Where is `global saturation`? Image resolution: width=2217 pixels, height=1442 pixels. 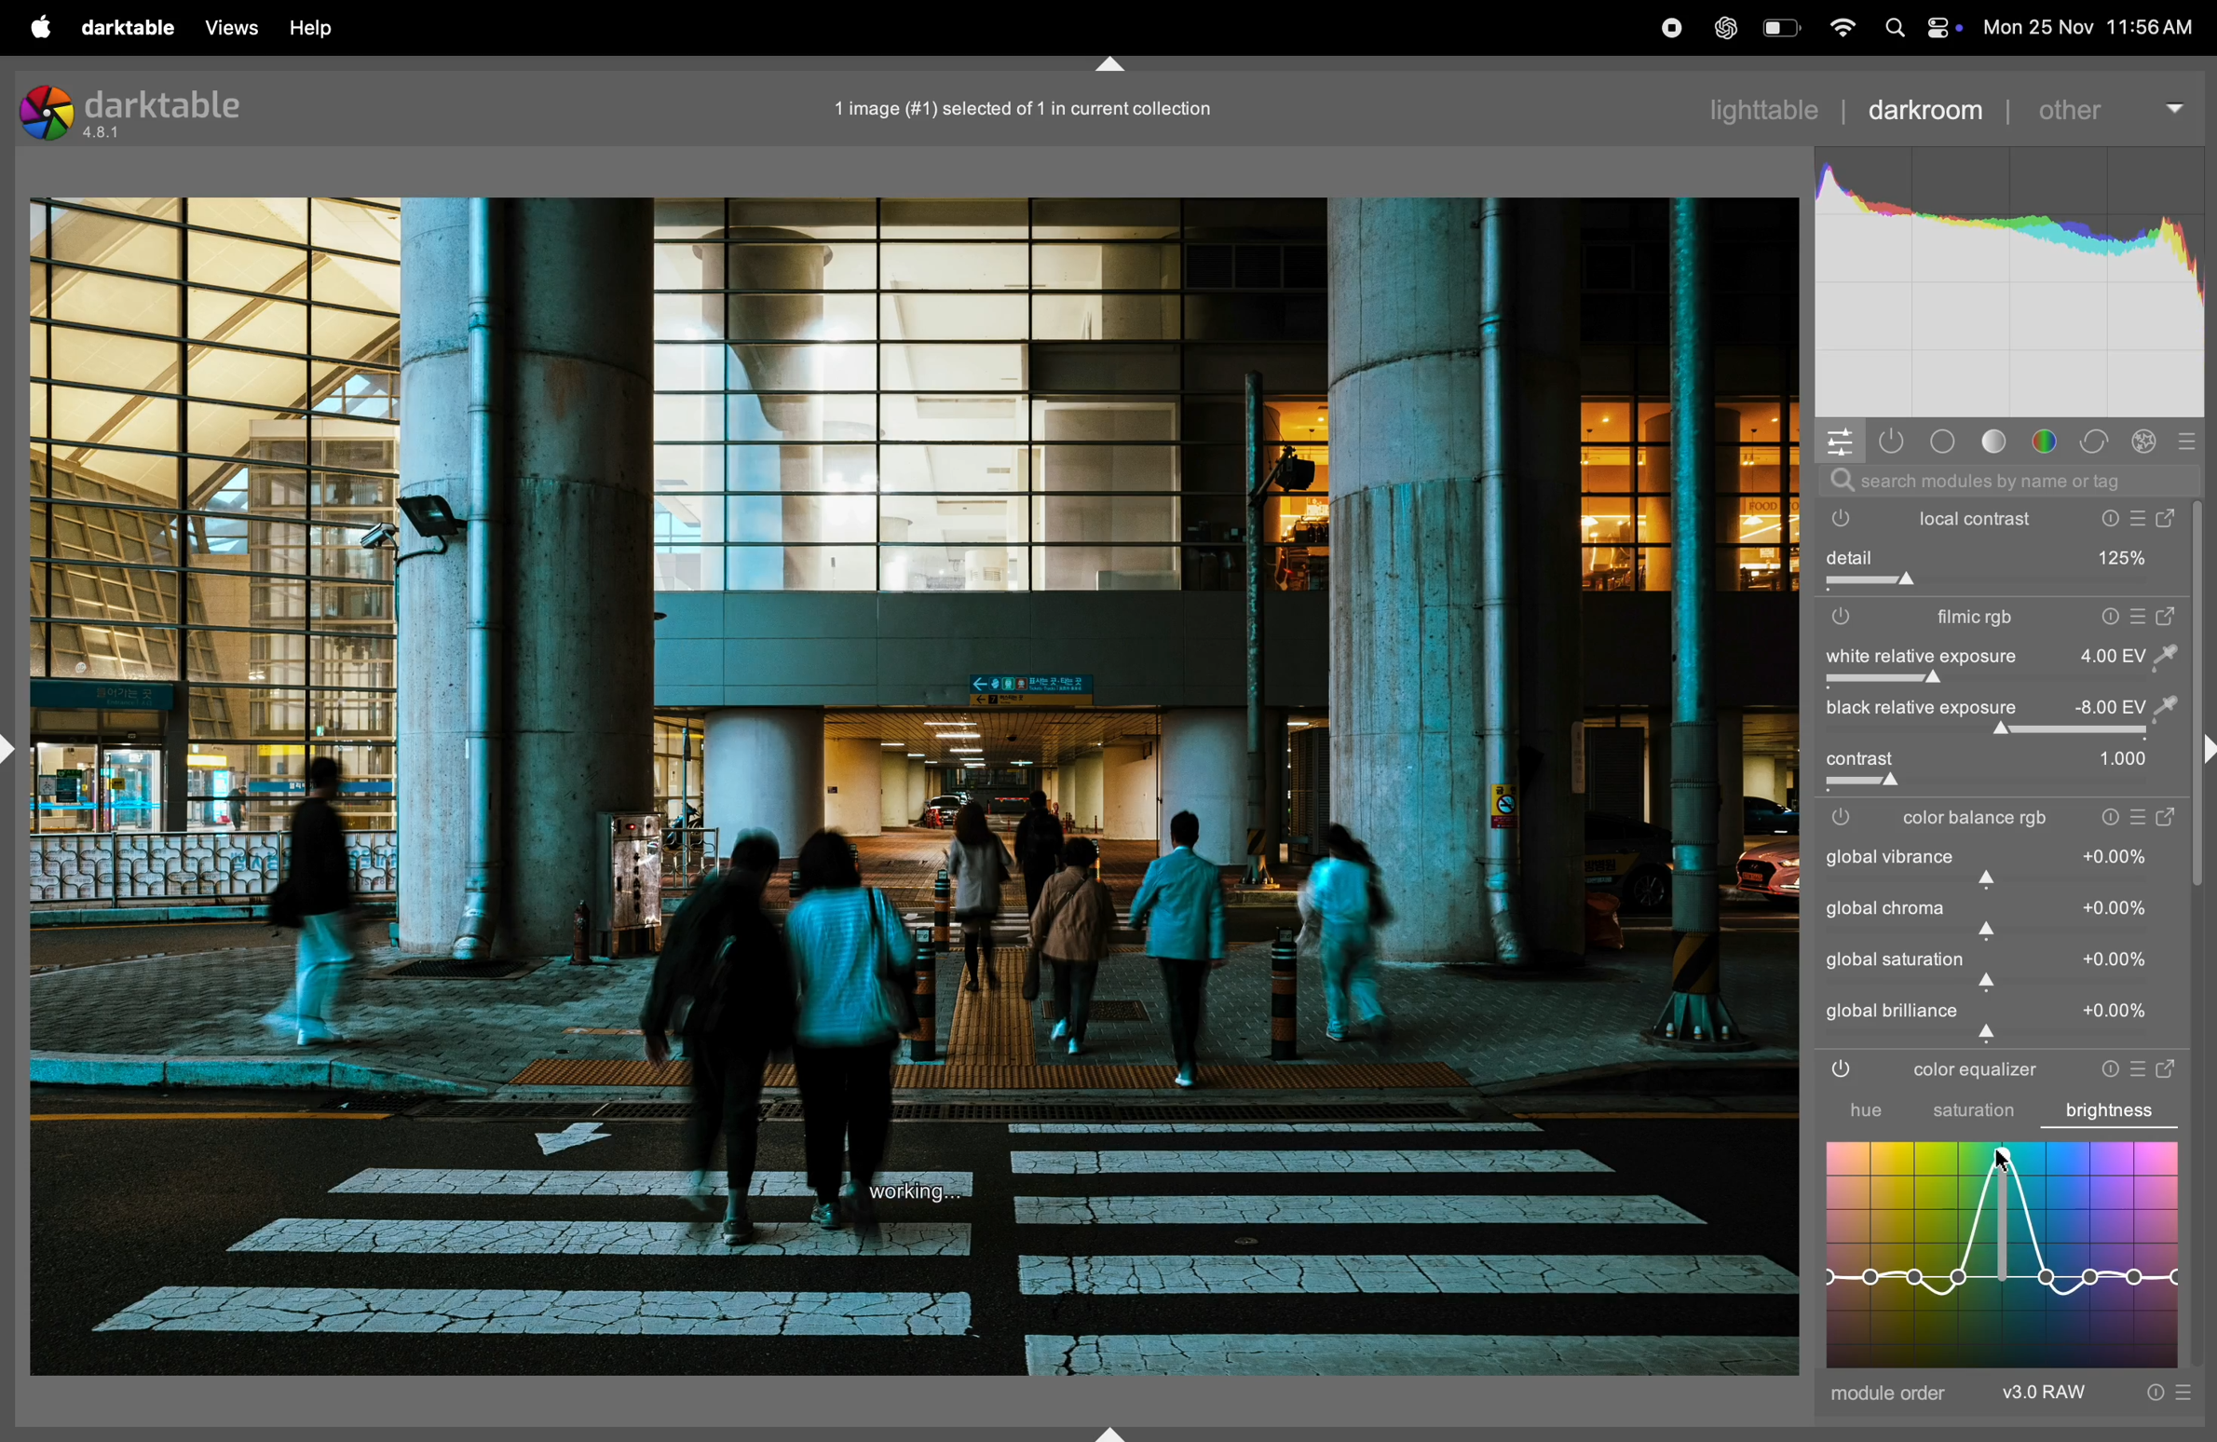 global saturation is located at coordinates (1896, 959).